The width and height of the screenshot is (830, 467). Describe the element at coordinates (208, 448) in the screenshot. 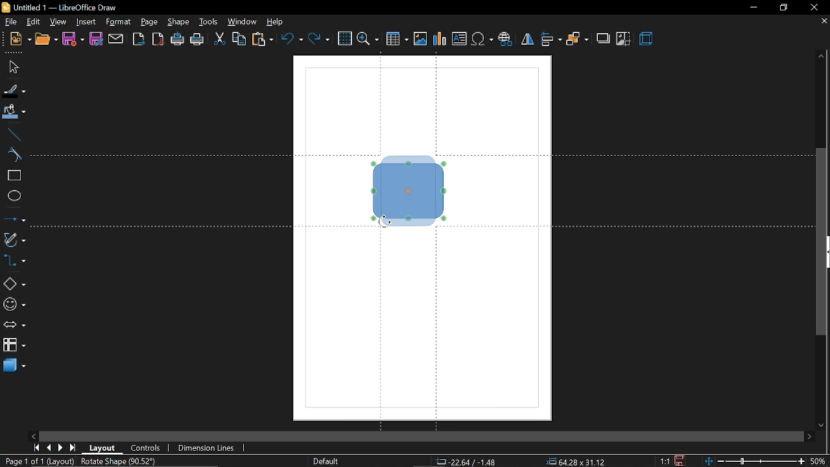

I see `dimension lines` at that location.